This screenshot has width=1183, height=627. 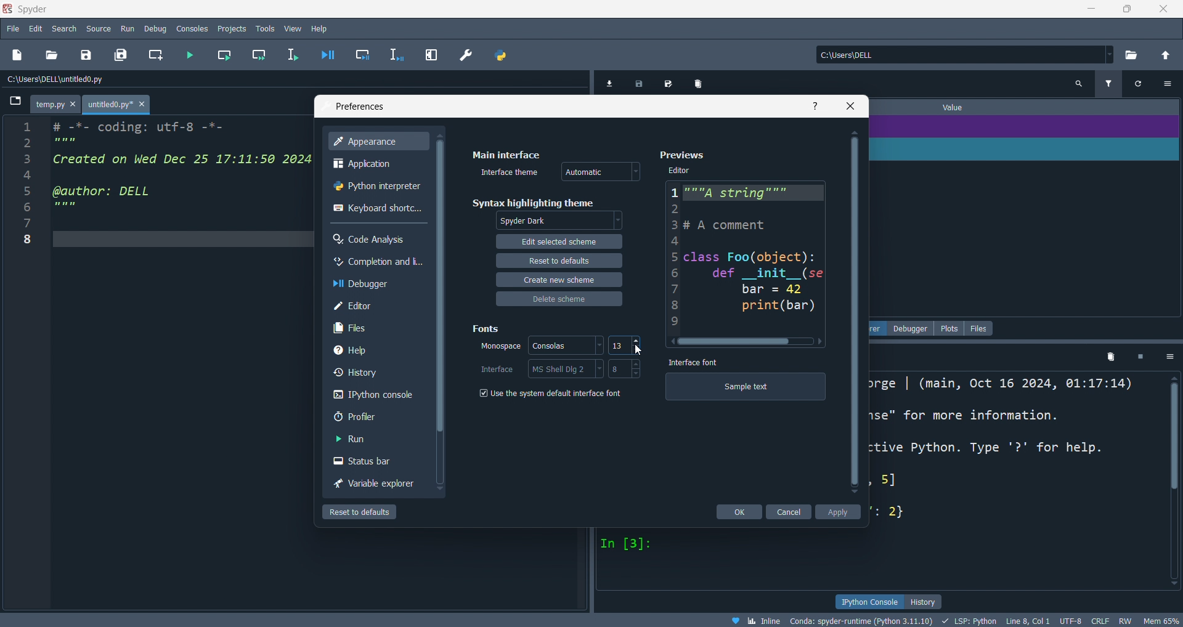 What do you see at coordinates (641, 81) in the screenshot?
I see `save` at bounding box center [641, 81].